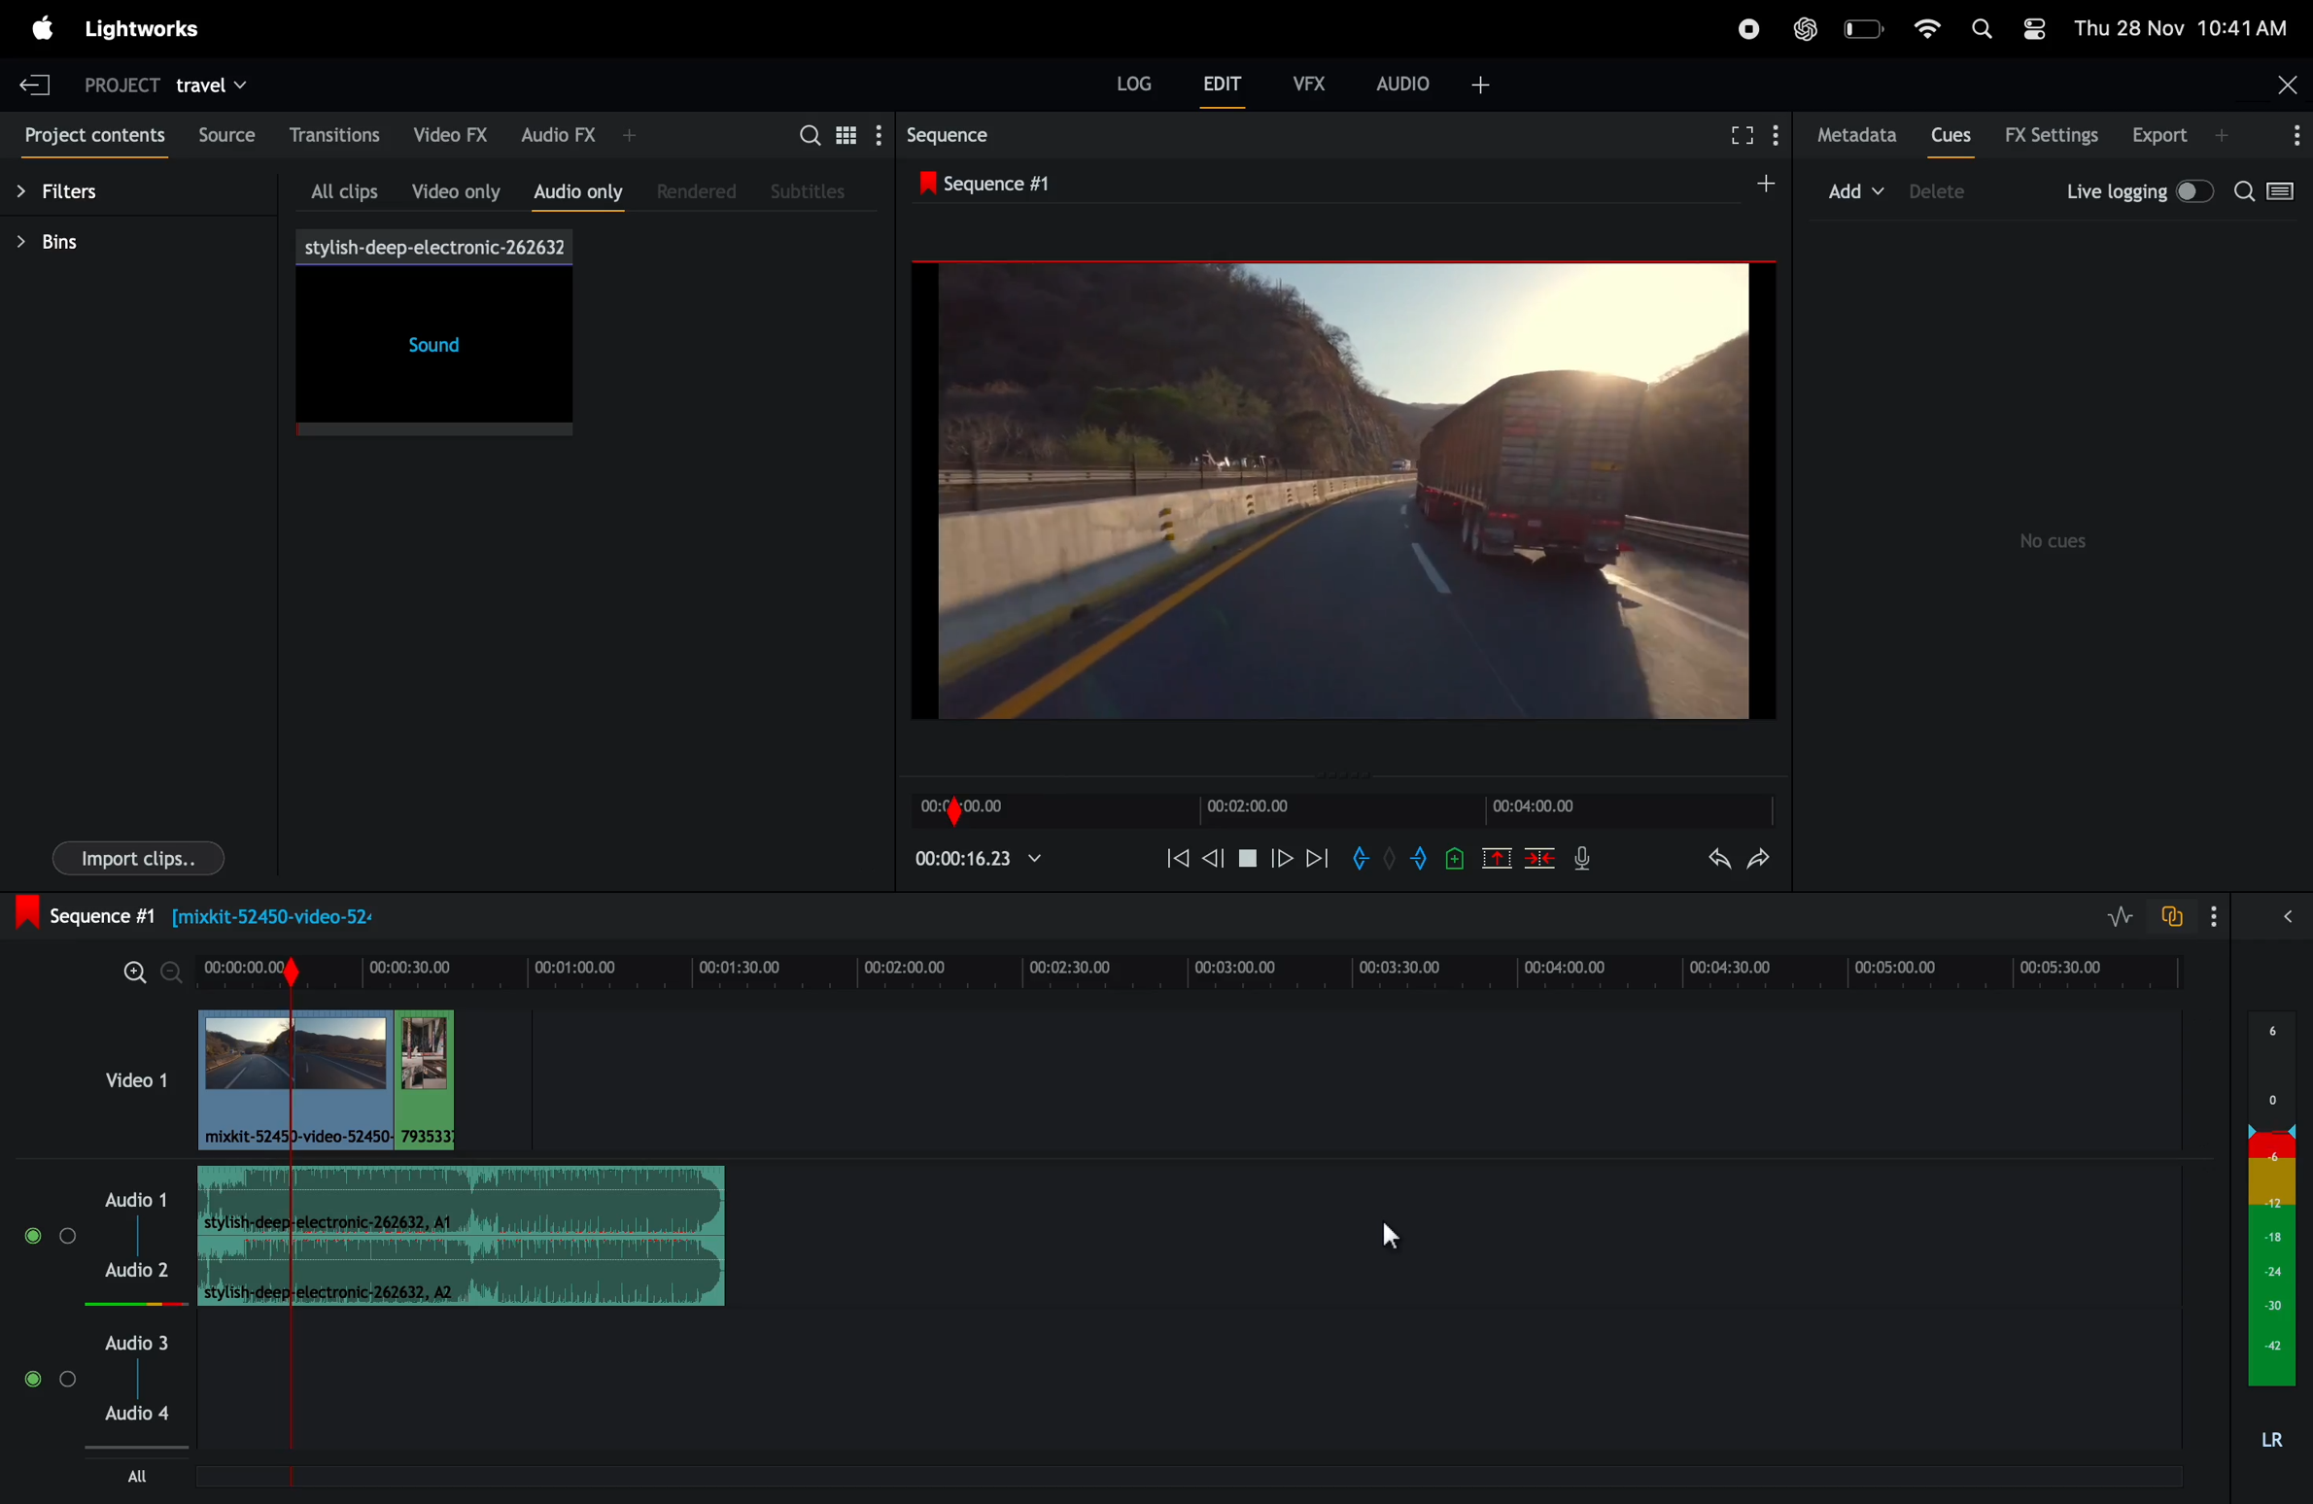  I want to click on video fx, so click(450, 133).